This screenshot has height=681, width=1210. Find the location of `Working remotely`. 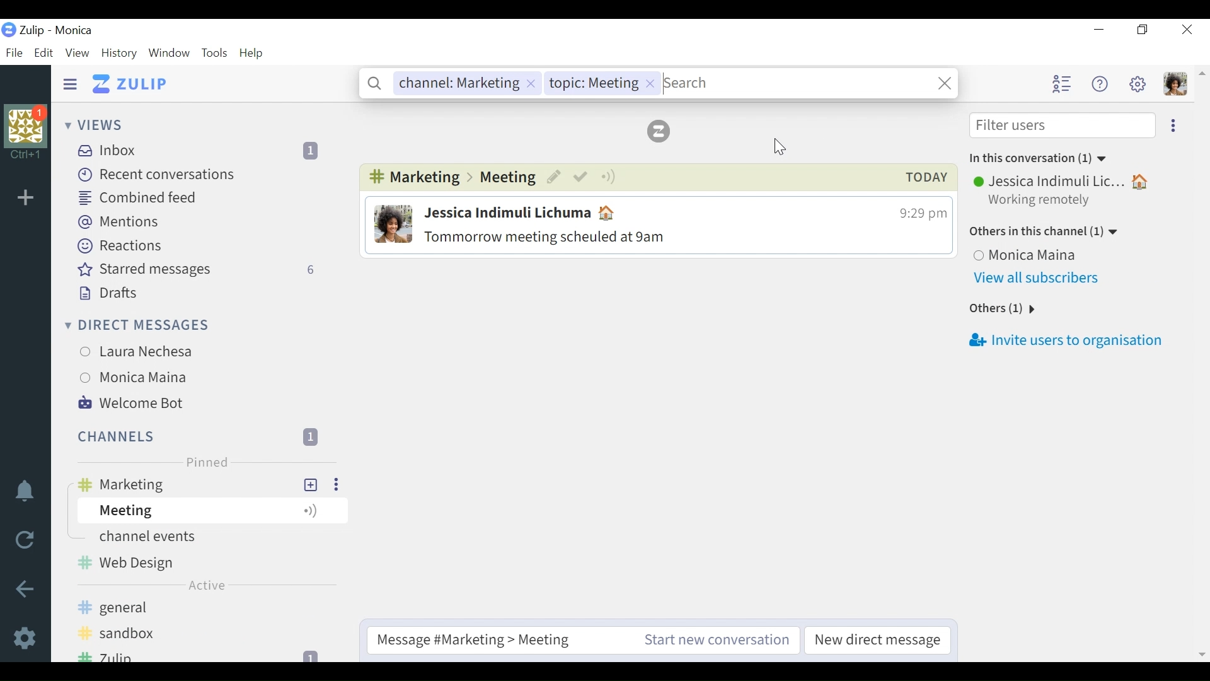

Working remotely is located at coordinates (1039, 201).